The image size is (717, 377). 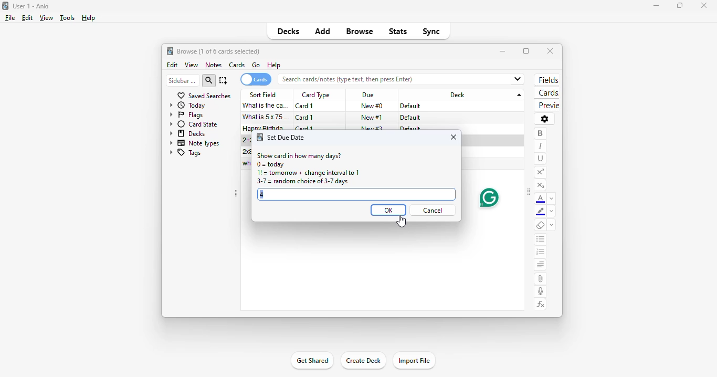 What do you see at coordinates (213, 65) in the screenshot?
I see `notes` at bounding box center [213, 65].